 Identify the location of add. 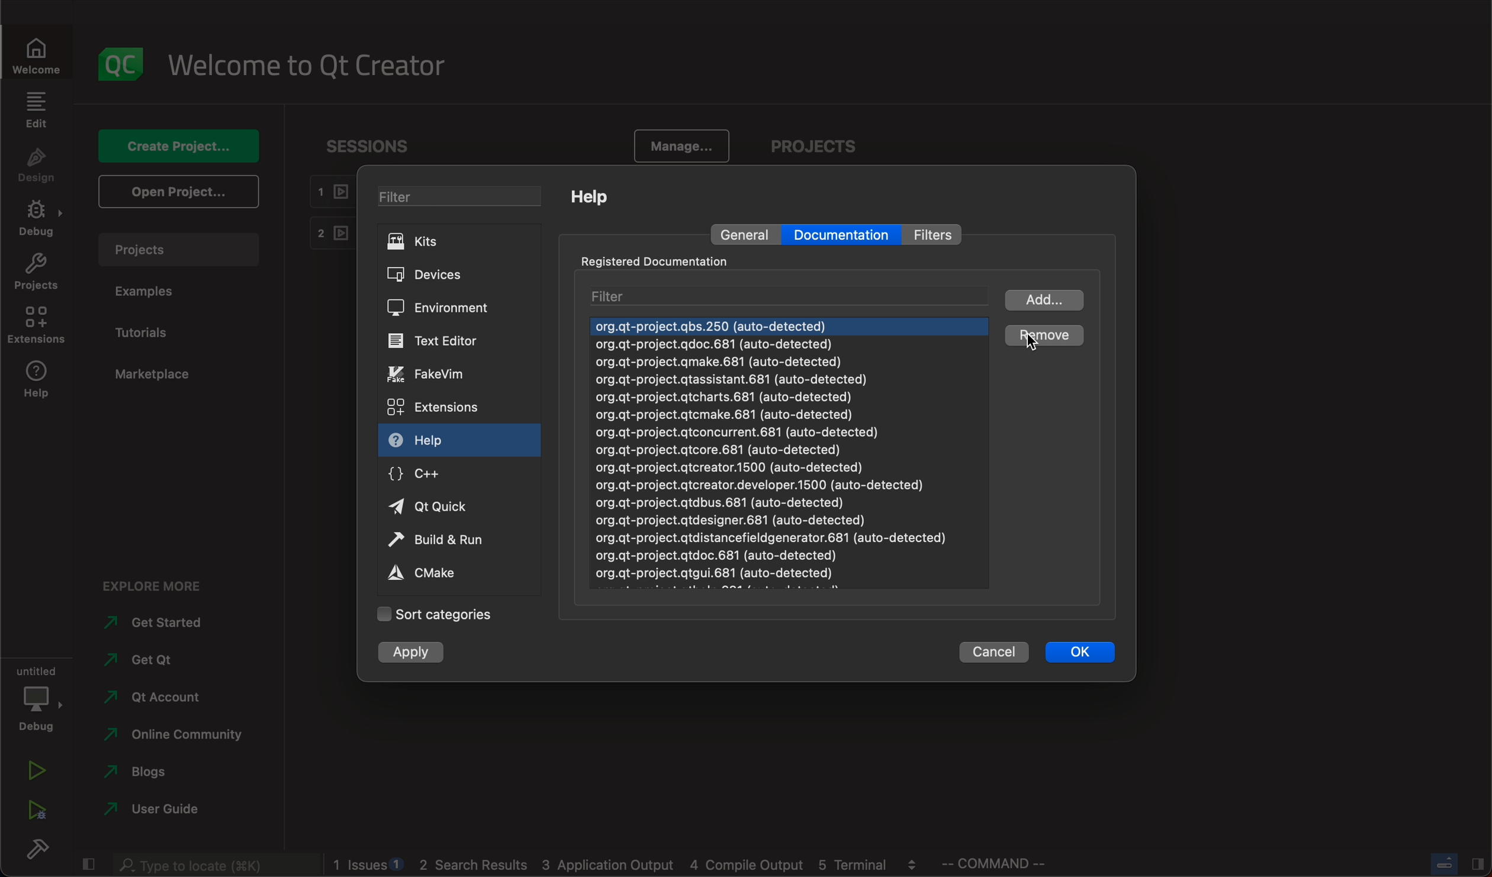
(1044, 299).